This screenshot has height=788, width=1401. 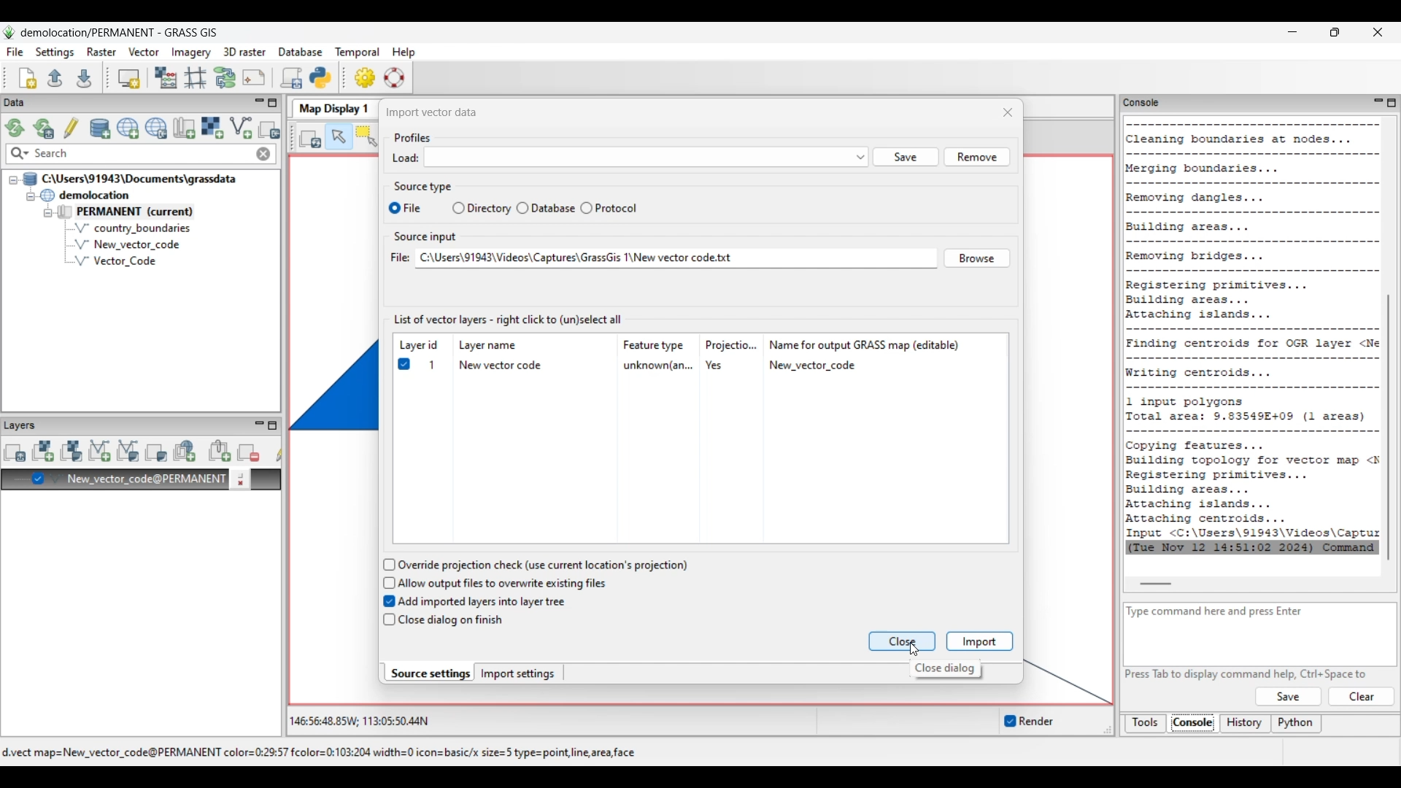 What do you see at coordinates (1376, 102) in the screenshot?
I see `Minimize Tools panel` at bounding box center [1376, 102].